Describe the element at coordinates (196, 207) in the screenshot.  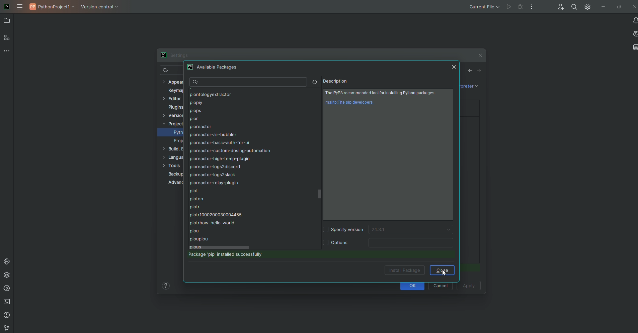
I see `piotr` at that location.